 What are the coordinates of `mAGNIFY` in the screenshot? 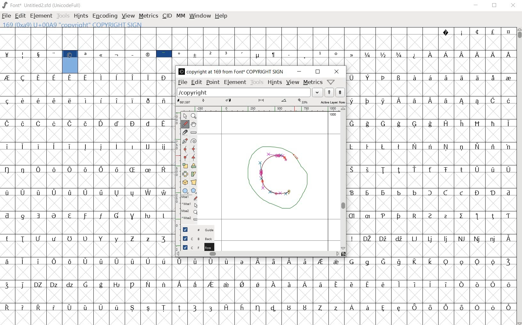 It's located at (194, 116).